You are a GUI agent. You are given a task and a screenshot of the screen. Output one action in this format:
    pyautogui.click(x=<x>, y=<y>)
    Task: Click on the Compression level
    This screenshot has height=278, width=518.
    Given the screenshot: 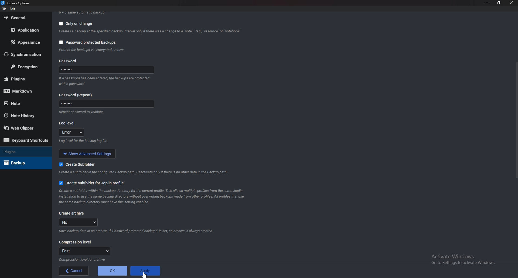 What is the action you would take?
    pyautogui.click(x=74, y=242)
    